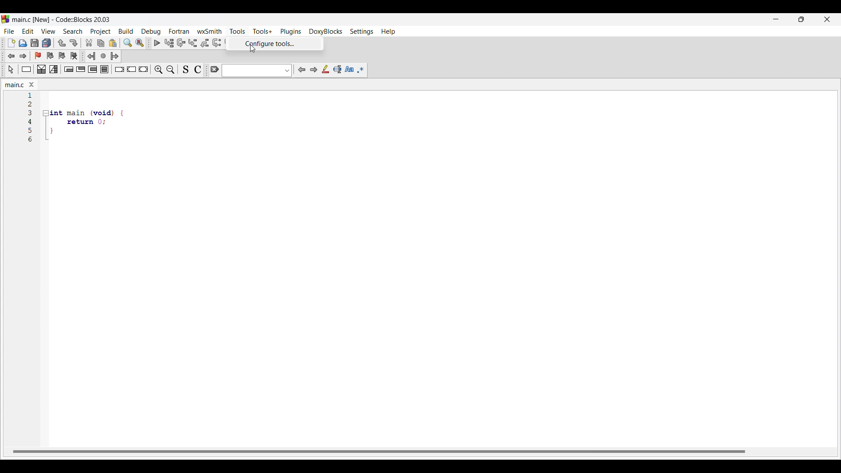 The height and width of the screenshot is (473, 841). I want to click on Clear bookmarks, so click(74, 56).